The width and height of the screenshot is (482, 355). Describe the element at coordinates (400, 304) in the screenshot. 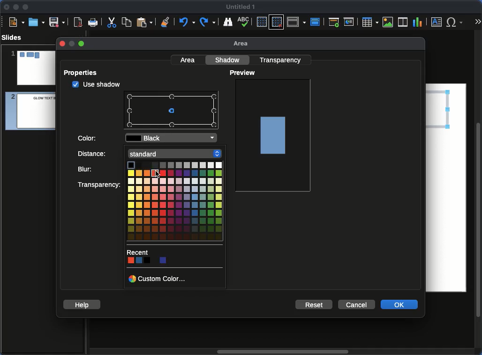

I see `OK` at that location.